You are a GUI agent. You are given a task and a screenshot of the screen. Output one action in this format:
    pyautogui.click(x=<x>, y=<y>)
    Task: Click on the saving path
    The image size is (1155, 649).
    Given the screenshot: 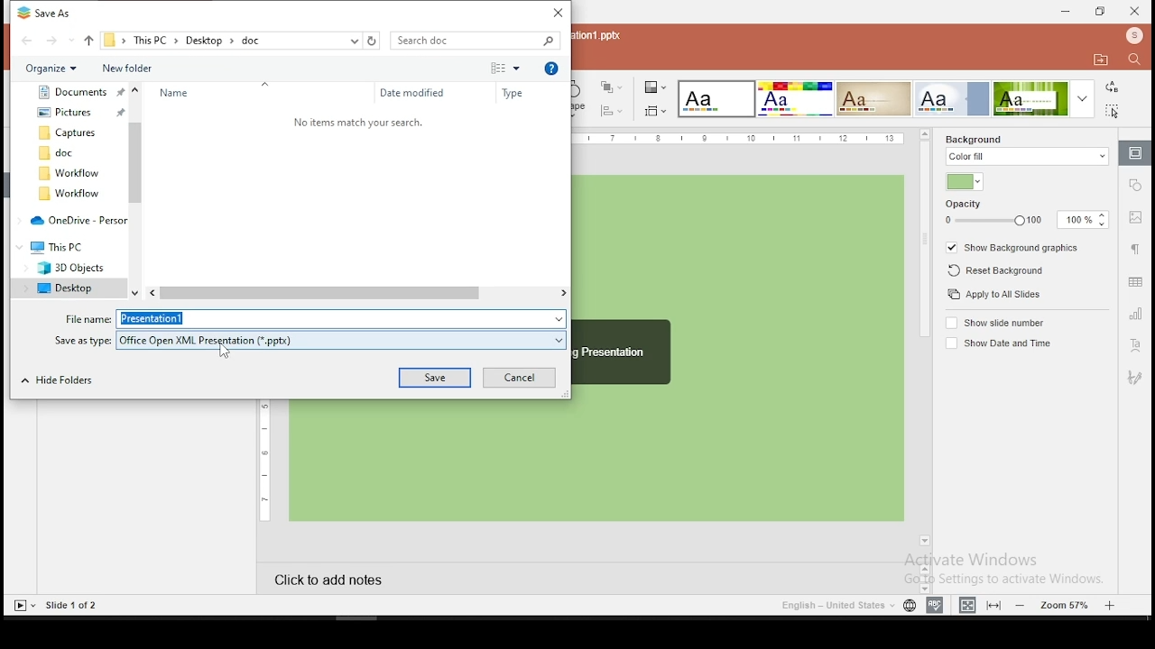 What is the action you would take?
    pyautogui.click(x=223, y=40)
    